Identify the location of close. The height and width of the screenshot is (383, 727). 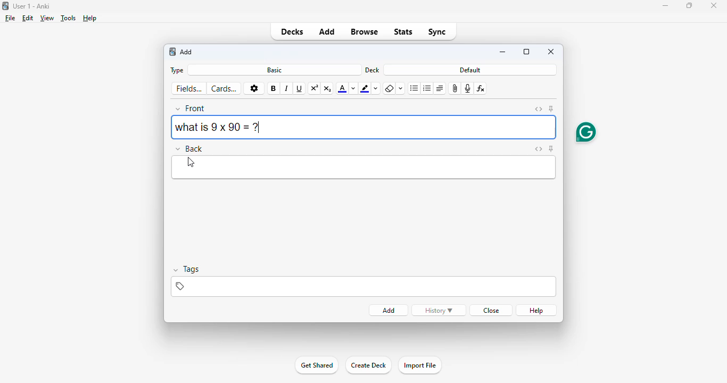
(714, 5).